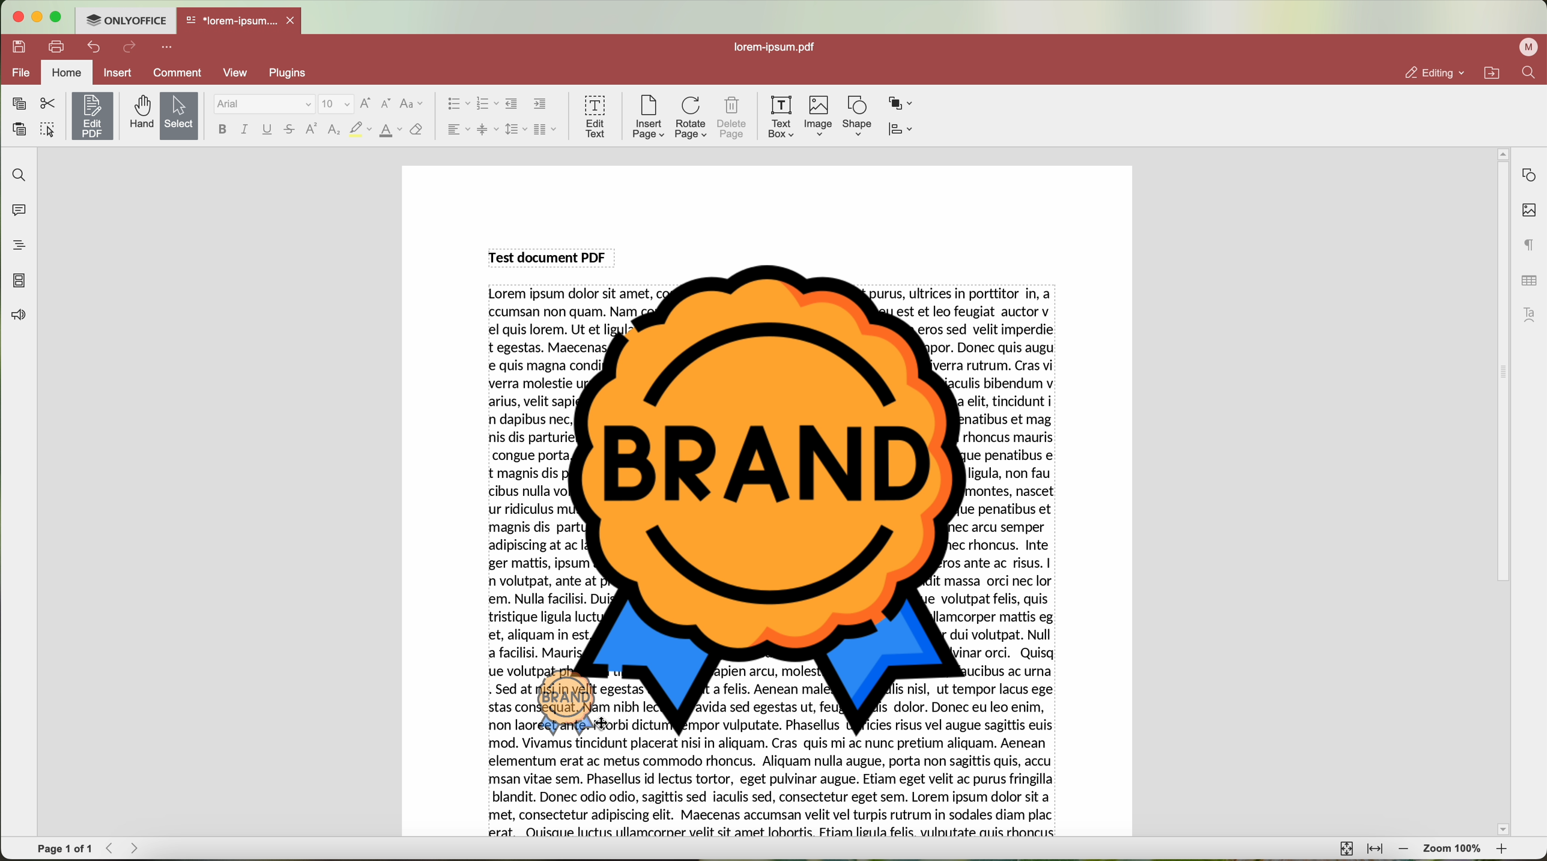 The width and height of the screenshot is (1547, 861). What do you see at coordinates (262, 104) in the screenshot?
I see `Arial` at bounding box center [262, 104].